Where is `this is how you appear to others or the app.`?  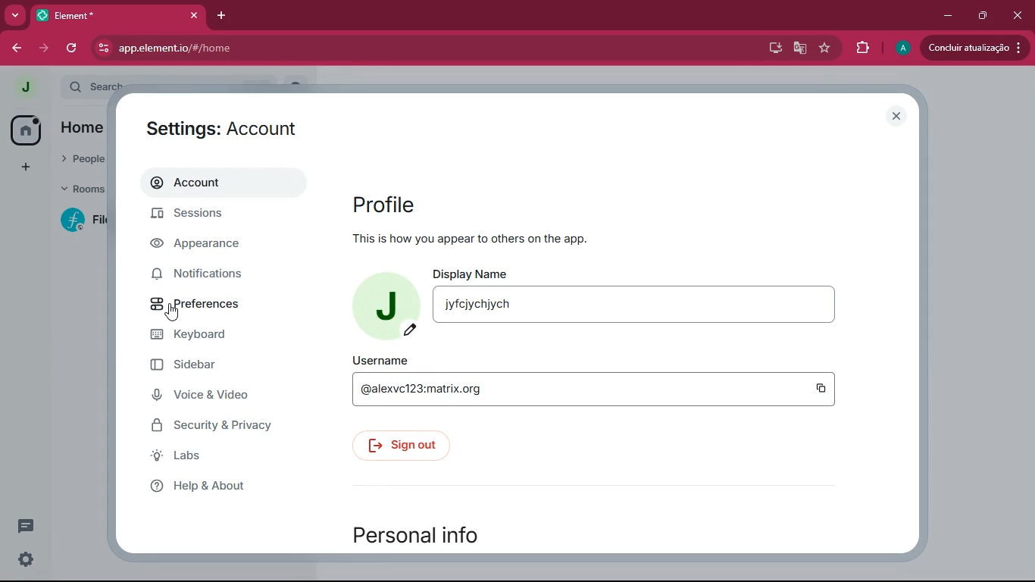
this is how you appear to others or the app. is located at coordinates (497, 237).